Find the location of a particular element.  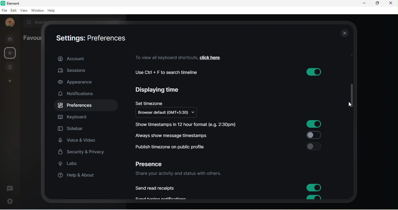

close is located at coordinates (392, 4).